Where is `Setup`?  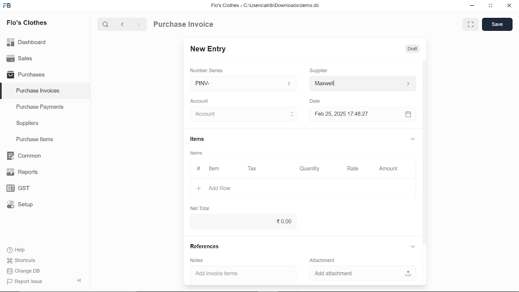 Setup is located at coordinates (18, 206).